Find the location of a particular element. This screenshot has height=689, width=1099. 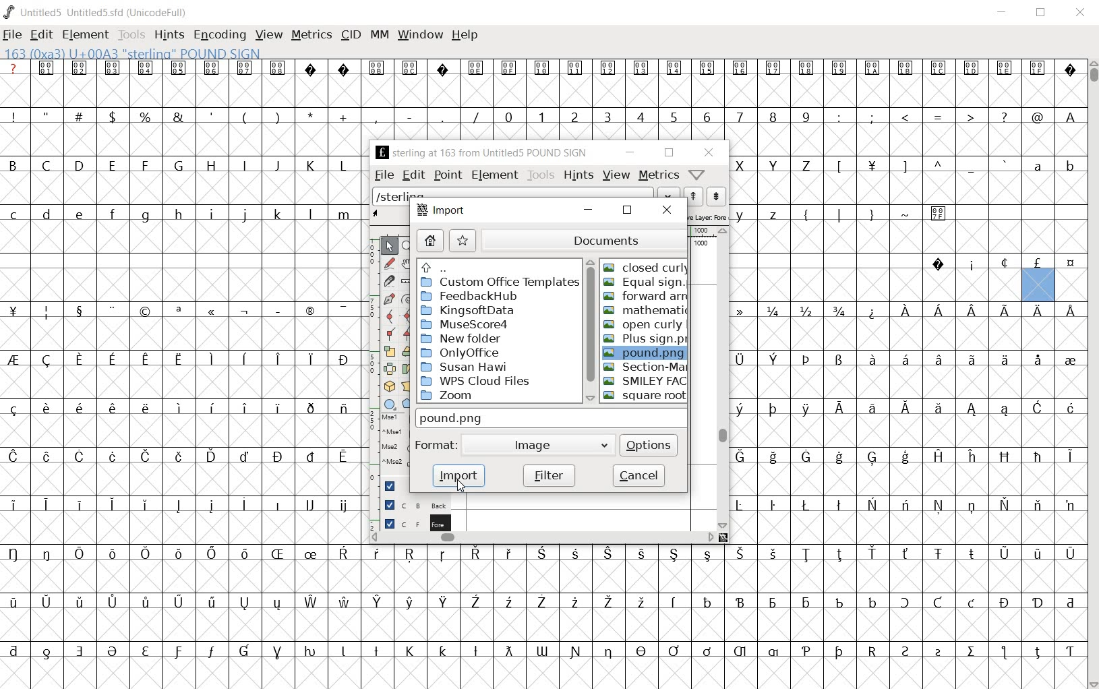

Symbol is located at coordinates (839, 409).